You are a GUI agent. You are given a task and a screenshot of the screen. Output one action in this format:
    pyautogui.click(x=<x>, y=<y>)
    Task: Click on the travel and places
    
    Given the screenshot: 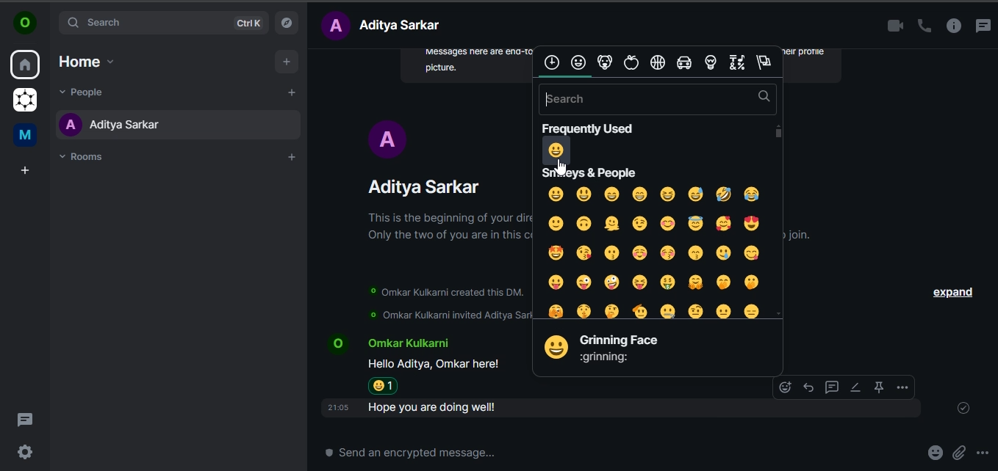 What is the action you would take?
    pyautogui.click(x=683, y=63)
    